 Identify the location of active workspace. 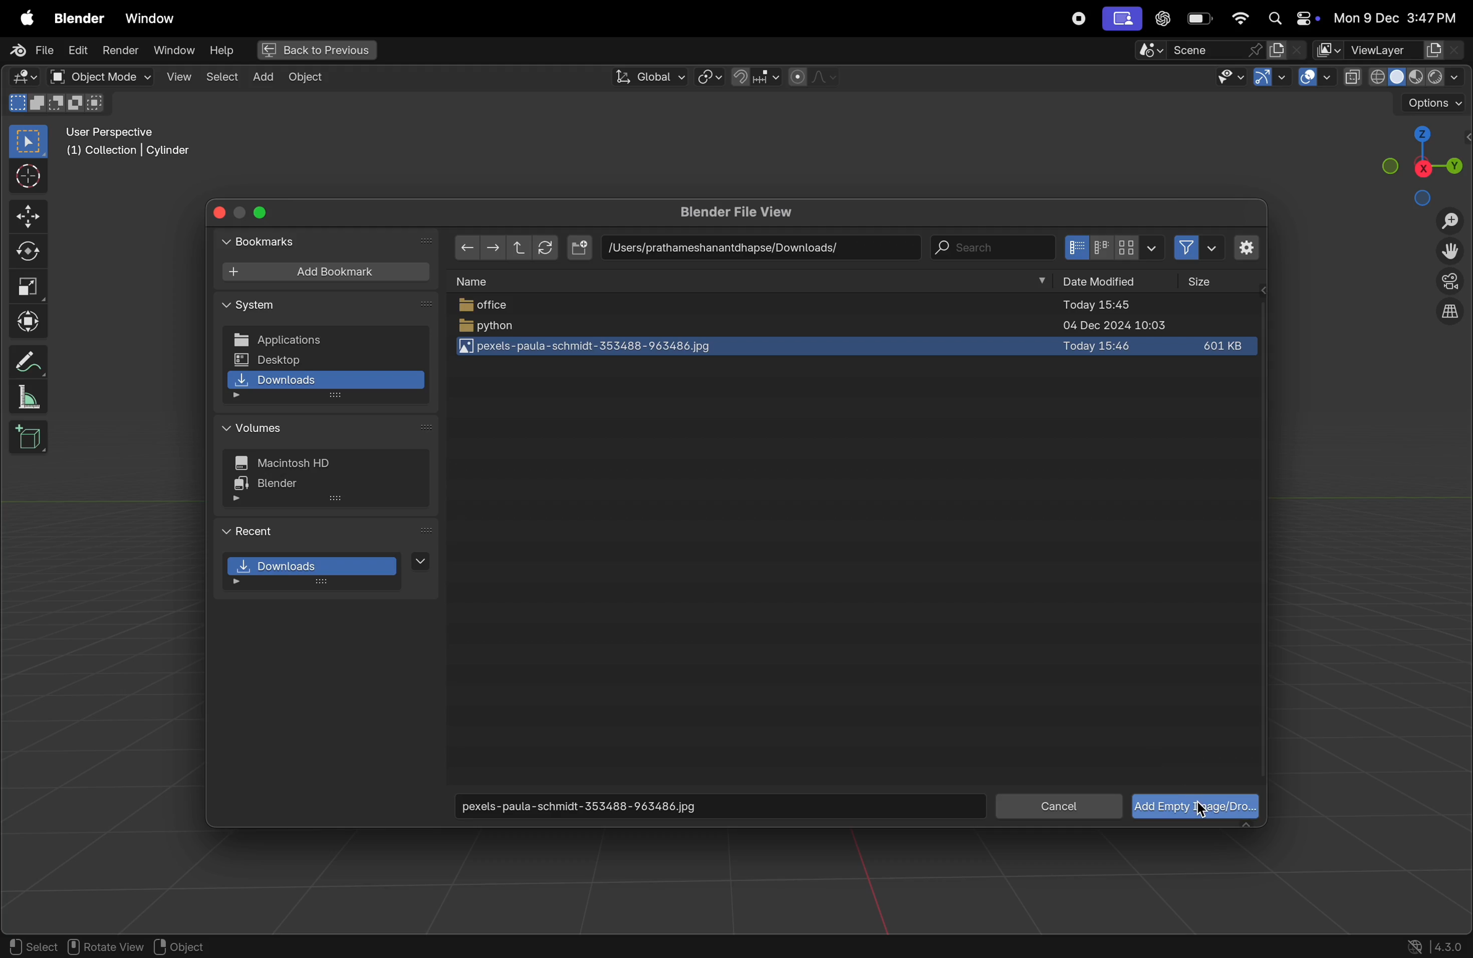
(1289, 50).